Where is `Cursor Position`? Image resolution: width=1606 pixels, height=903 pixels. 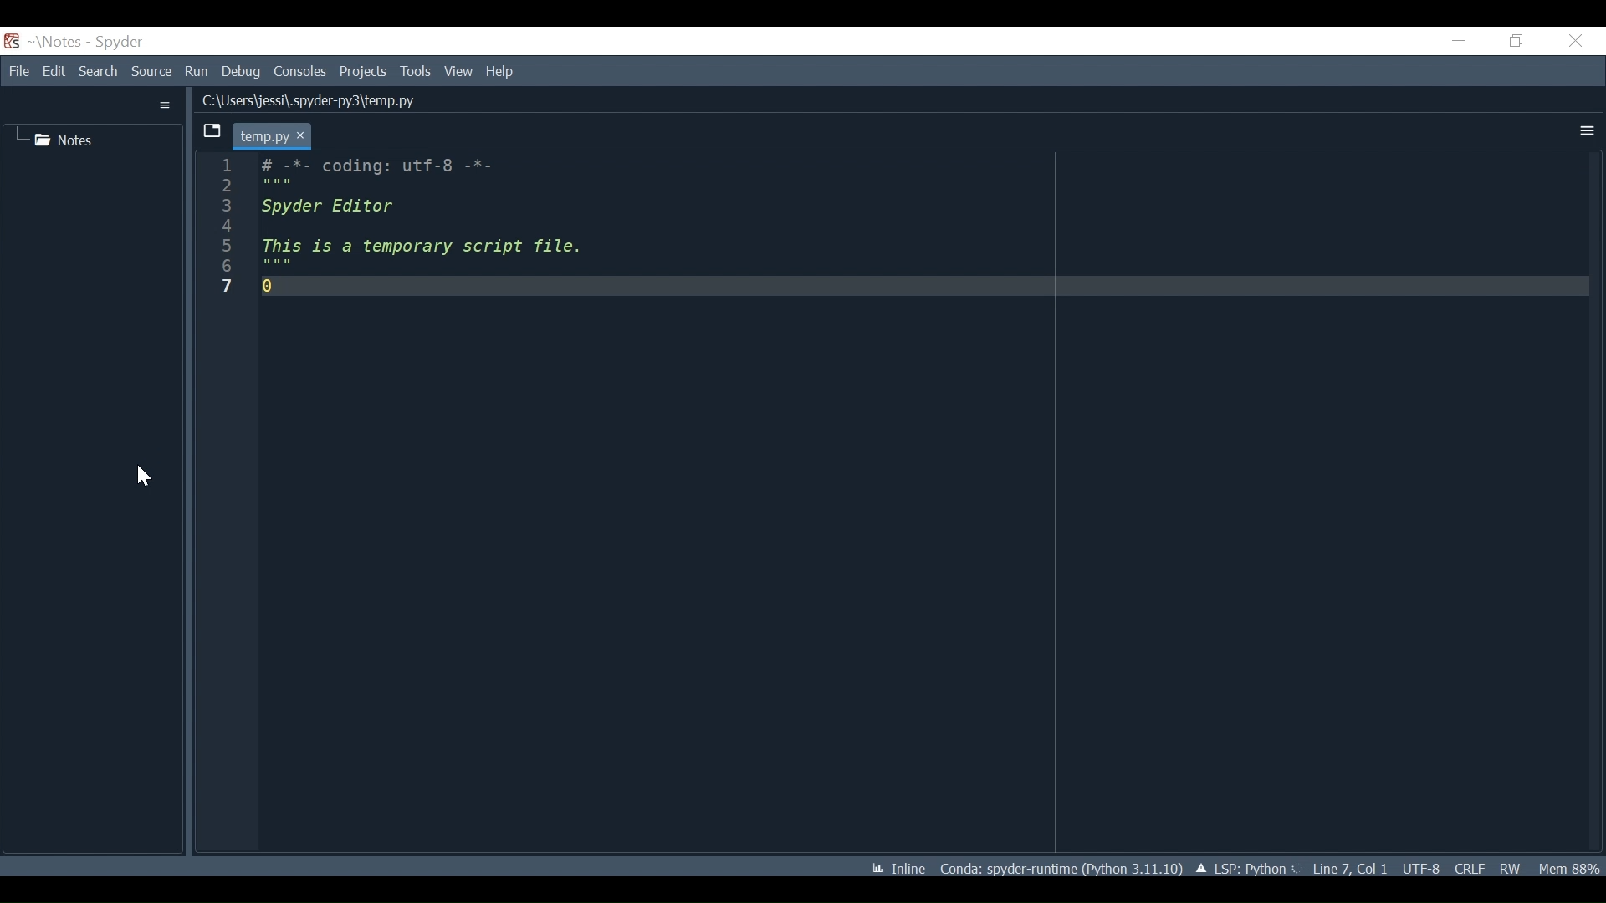
Cursor Position is located at coordinates (1350, 867).